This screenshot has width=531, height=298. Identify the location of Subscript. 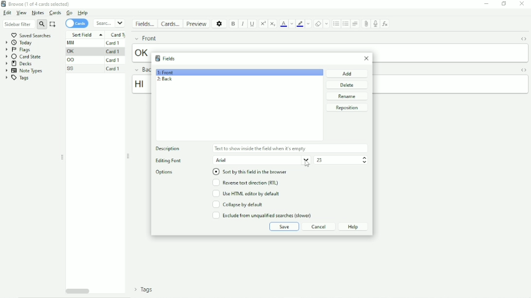
(273, 23).